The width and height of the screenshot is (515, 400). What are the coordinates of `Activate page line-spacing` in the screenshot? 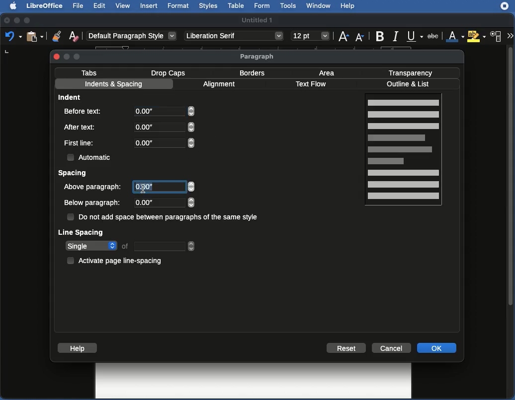 It's located at (116, 259).